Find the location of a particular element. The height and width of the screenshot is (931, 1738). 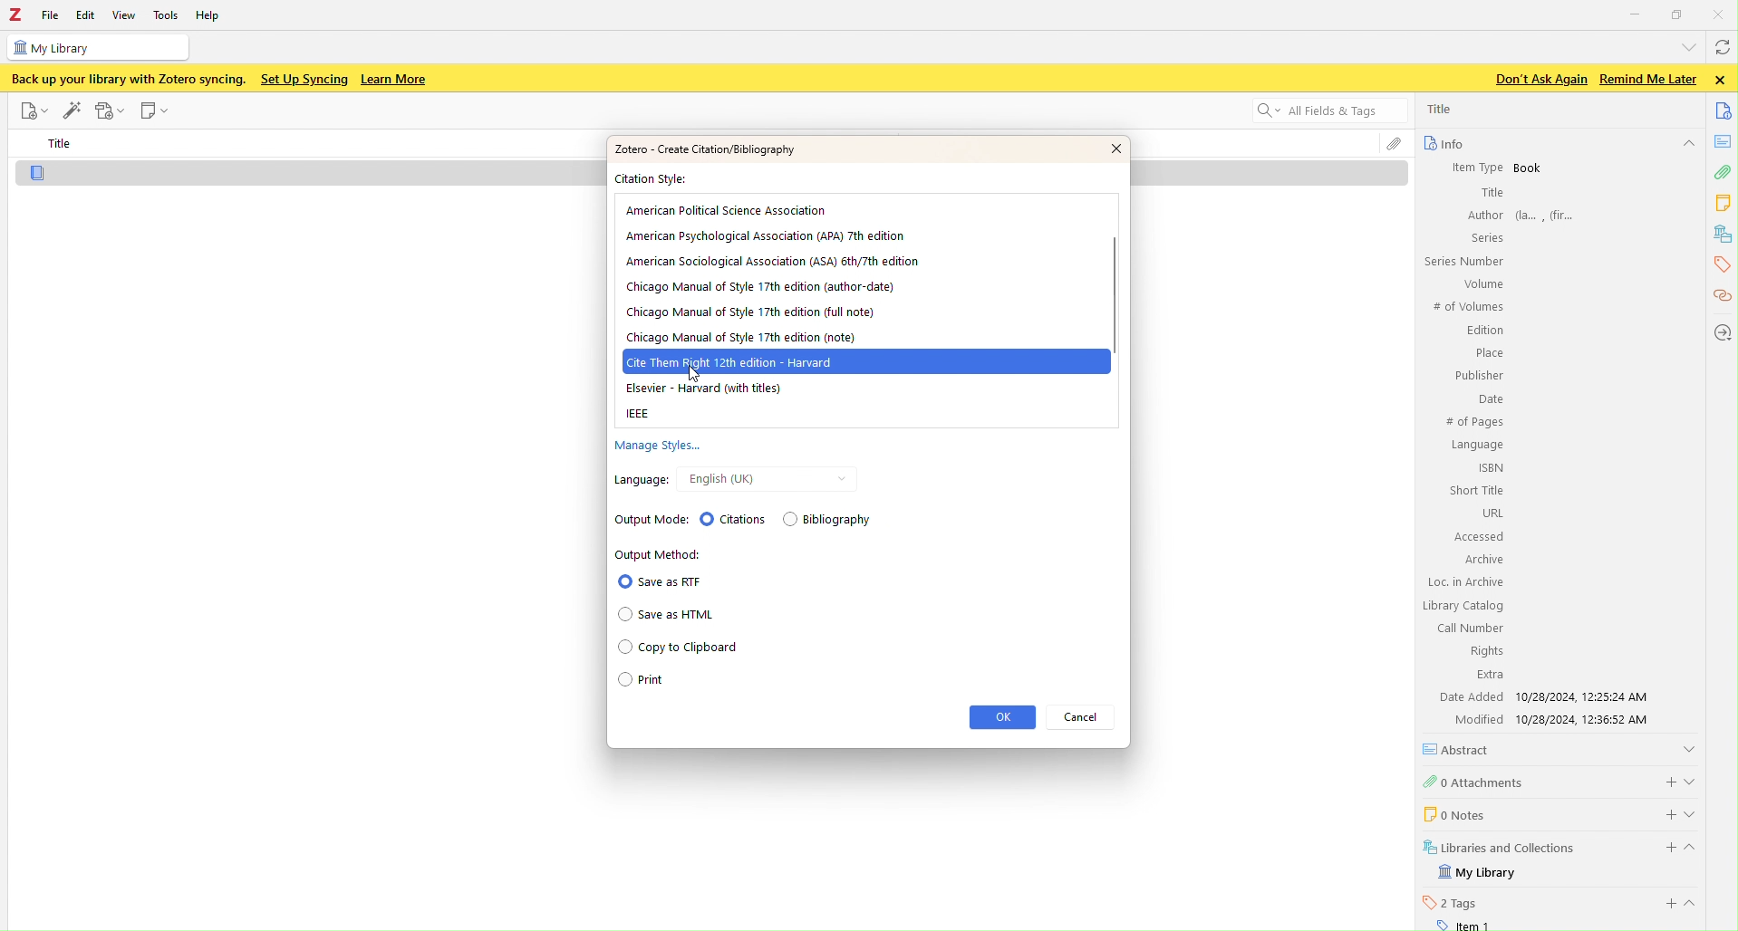

Edition is located at coordinates (1485, 331).